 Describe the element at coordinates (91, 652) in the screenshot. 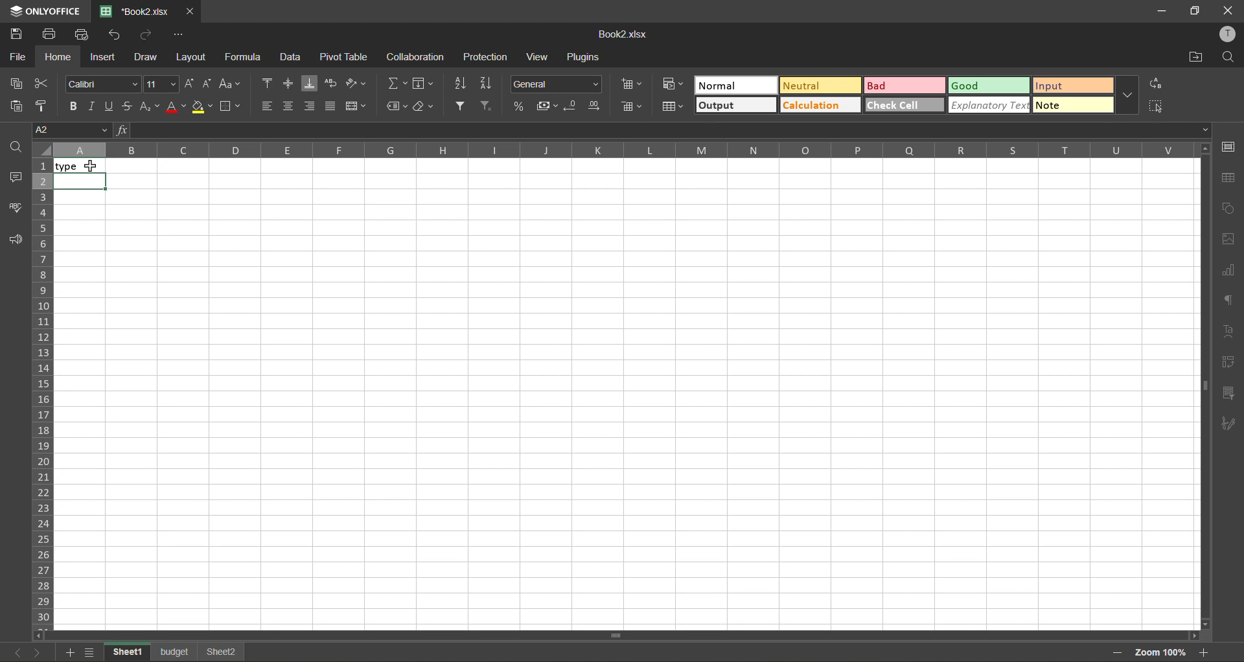

I see `sheet list` at that location.